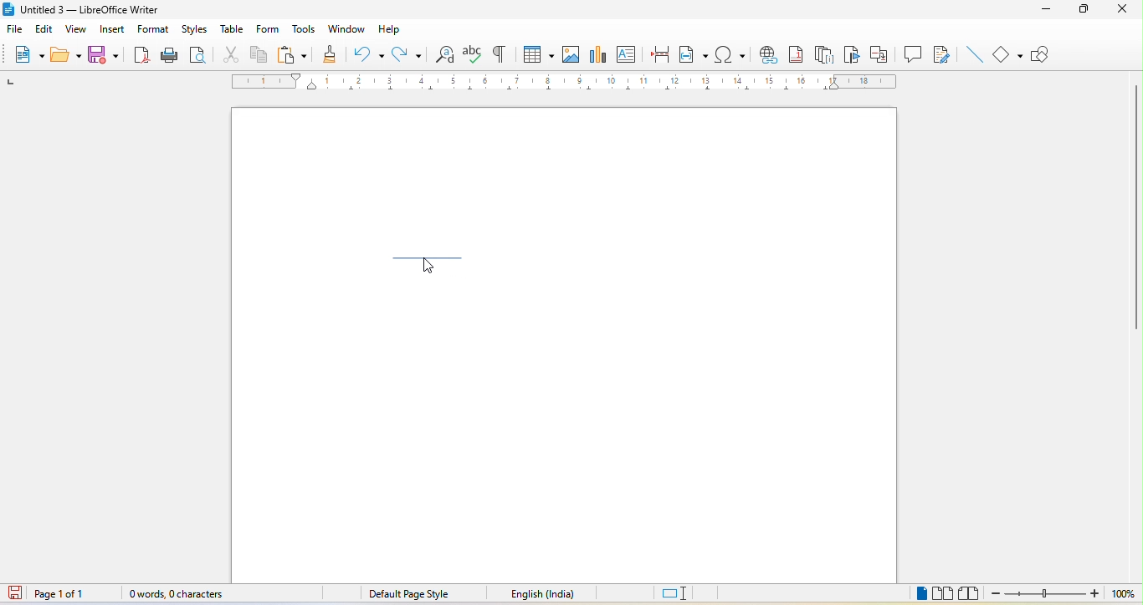 This screenshot has height=605, width=1143. What do you see at coordinates (497, 54) in the screenshot?
I see `toggle formatting marks` at bounding box center [497, 54].